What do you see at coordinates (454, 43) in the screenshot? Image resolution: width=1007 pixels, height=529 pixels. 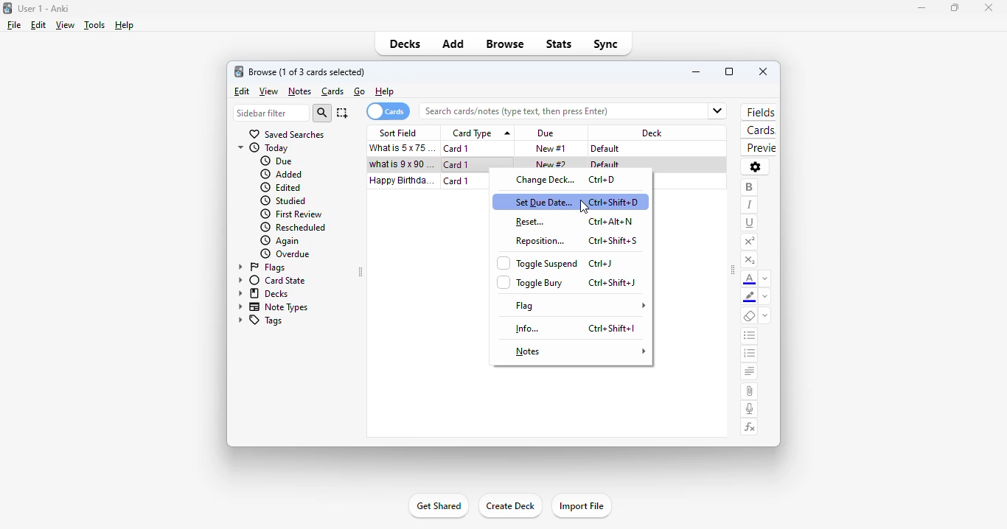 I see `add` at bounding box center [454, 43].